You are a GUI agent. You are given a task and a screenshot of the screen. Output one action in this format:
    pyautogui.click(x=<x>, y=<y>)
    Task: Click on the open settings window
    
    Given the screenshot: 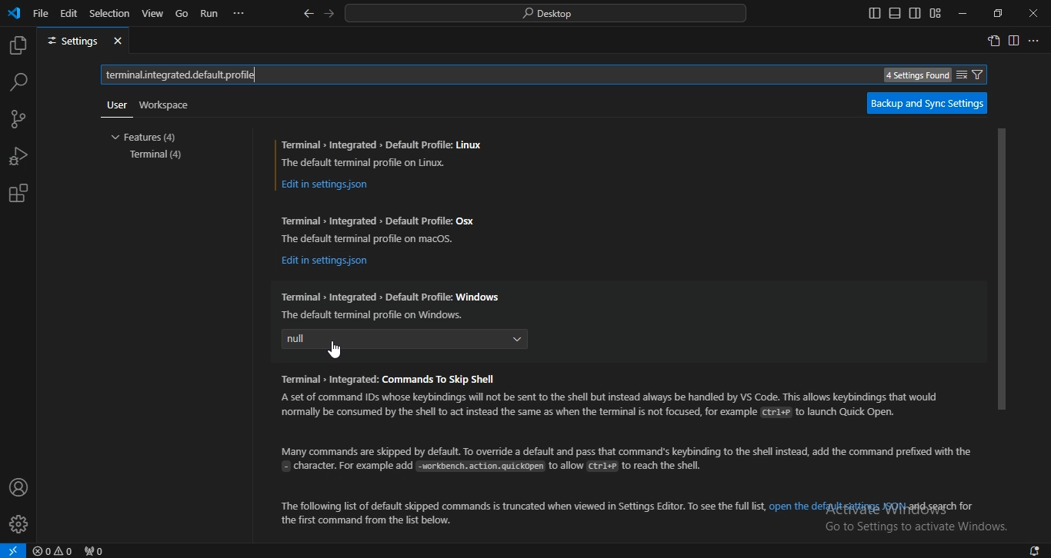 What is the action you would take?
    pyautogui.click(x=993, y=41)
    